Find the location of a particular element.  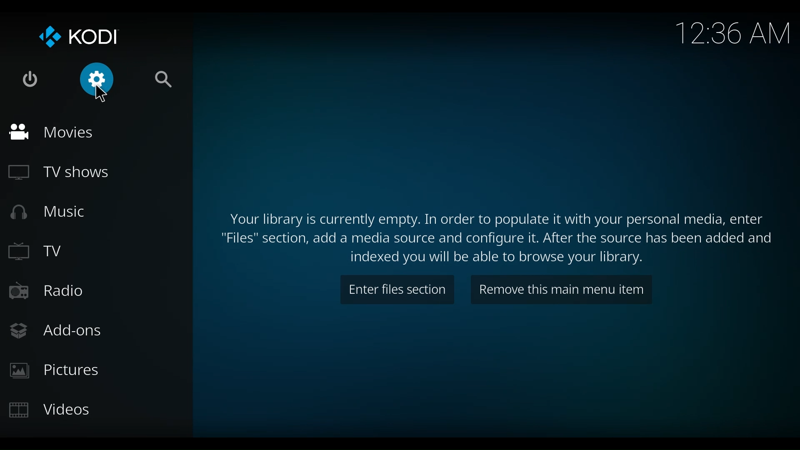

cursor is located at coordinates (103, 93).